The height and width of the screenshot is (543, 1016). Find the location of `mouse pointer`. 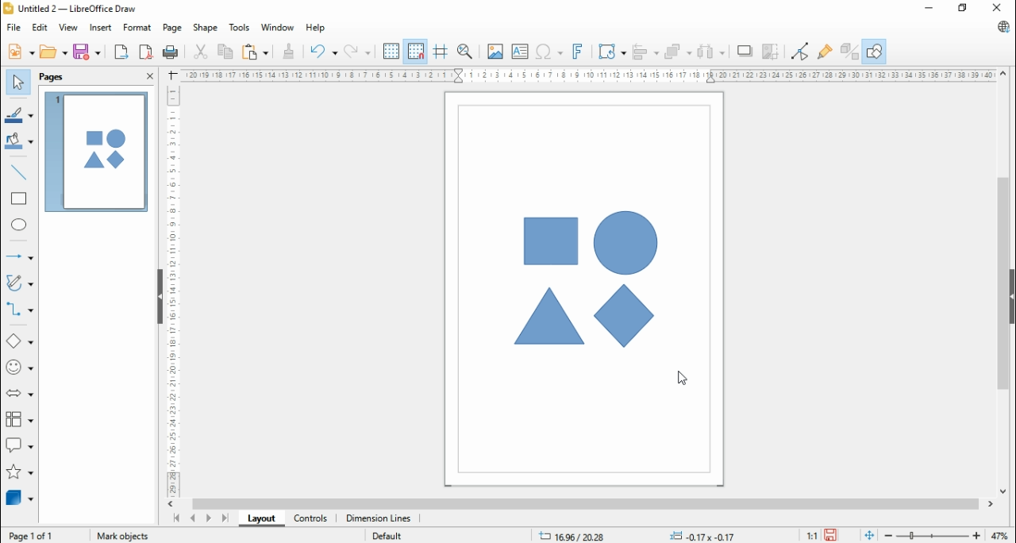

mouse pointer is located at coordinates (681, 379).